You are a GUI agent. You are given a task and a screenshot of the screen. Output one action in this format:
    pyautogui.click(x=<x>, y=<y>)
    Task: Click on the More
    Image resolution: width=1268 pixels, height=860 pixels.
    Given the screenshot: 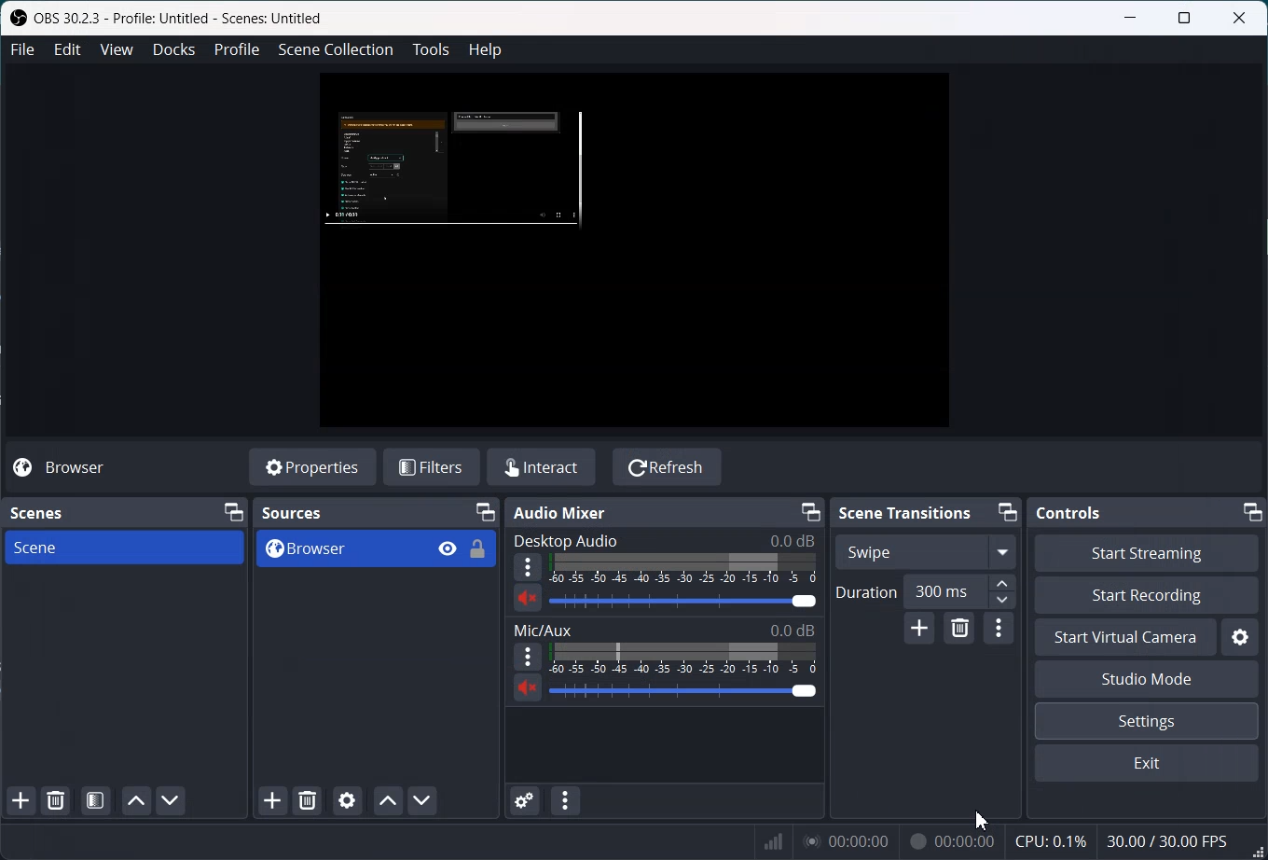 What is the action you would take?
    pyautogui.click(x=526, y=568)
    